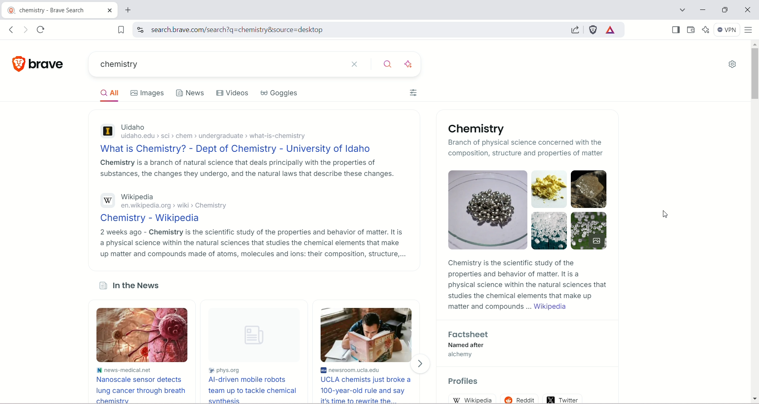 The image size is (759, 404). Describe the element at coordinates (483, 126) in the screenshot. I see `Chemistry` at that location.